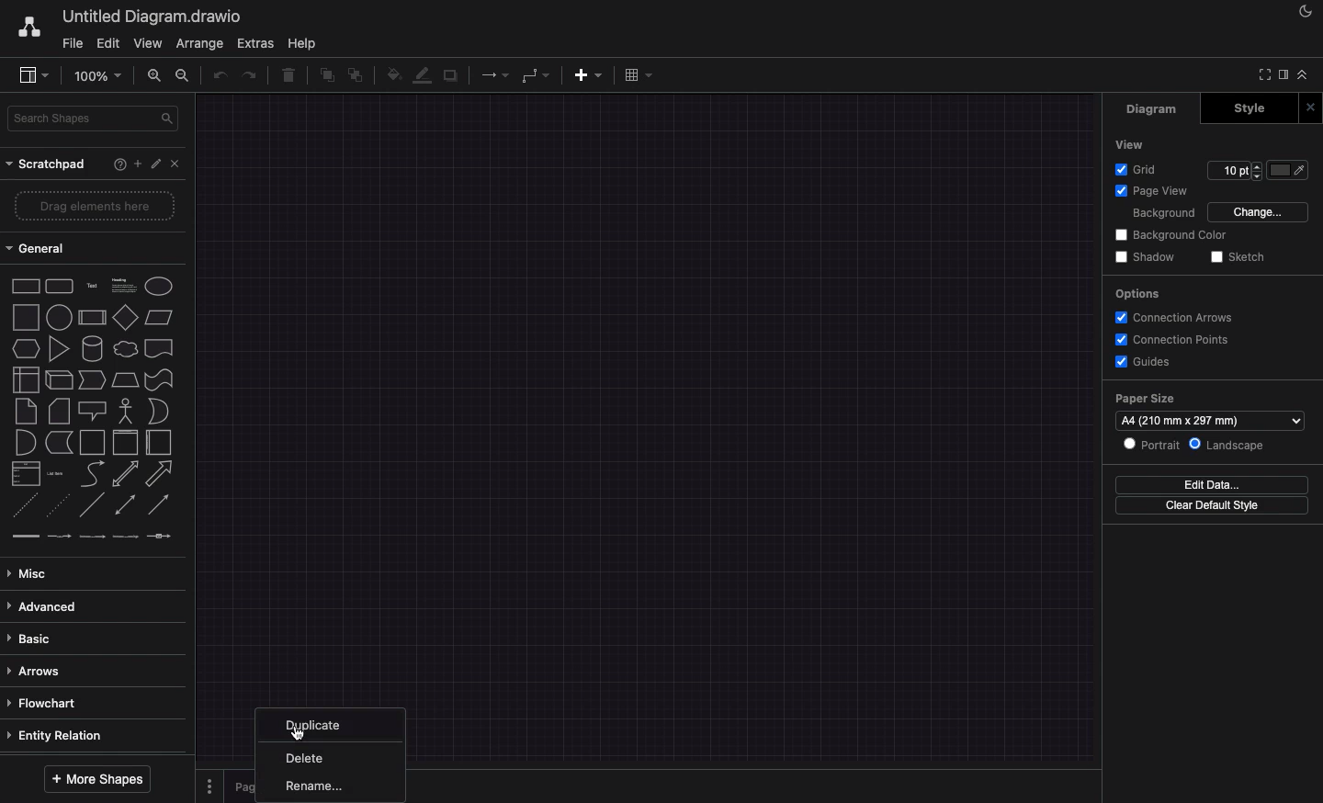 Image resolution: width=1323 pixels, height=803 pixels. What do you see at coordinates (58, 503) in the screenshot?
I see `dotted line` at bounding box center [58, 503].